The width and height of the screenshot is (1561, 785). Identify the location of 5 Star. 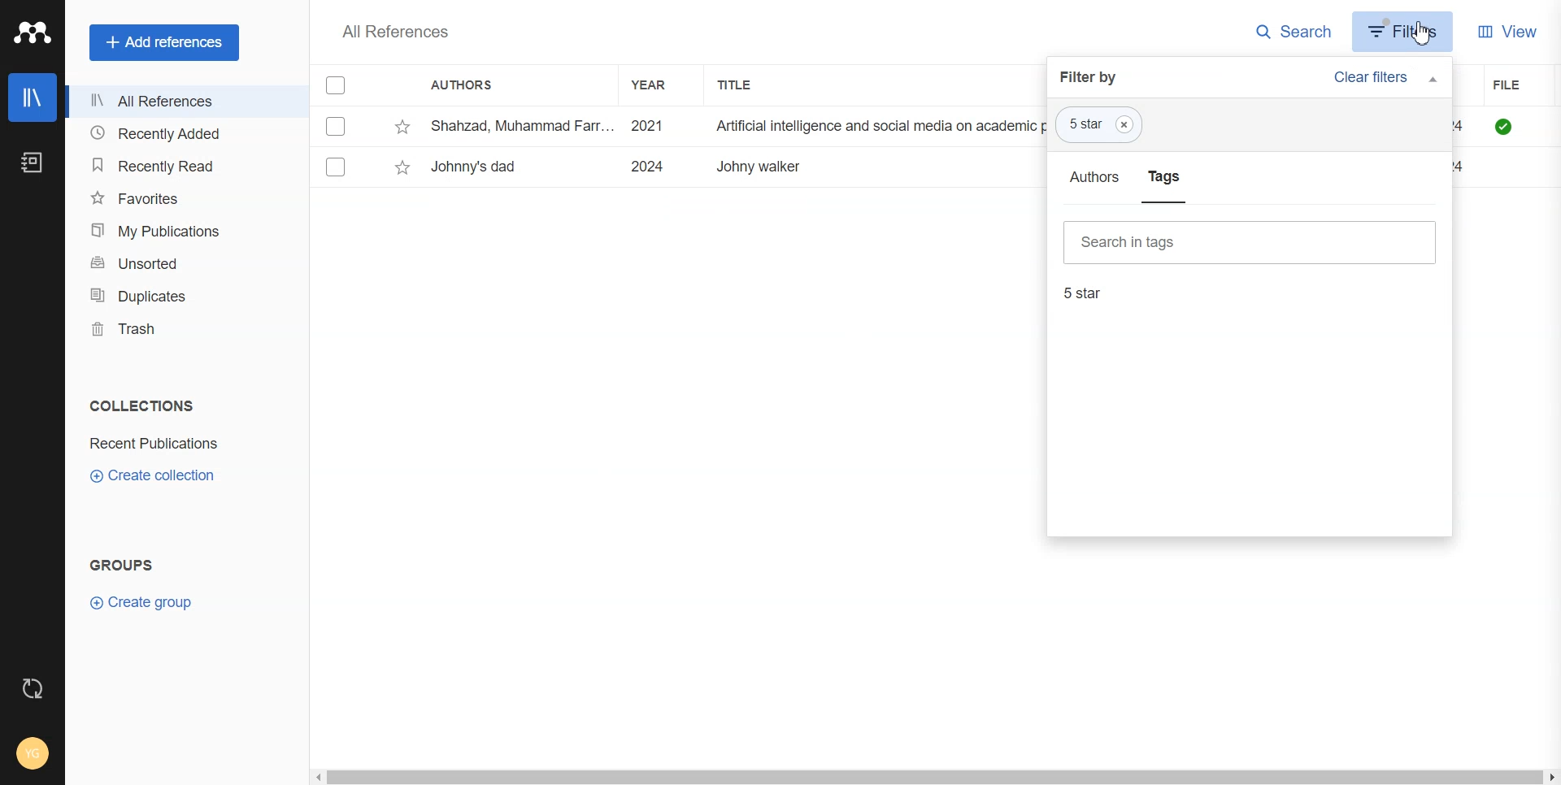
(1082, 124).